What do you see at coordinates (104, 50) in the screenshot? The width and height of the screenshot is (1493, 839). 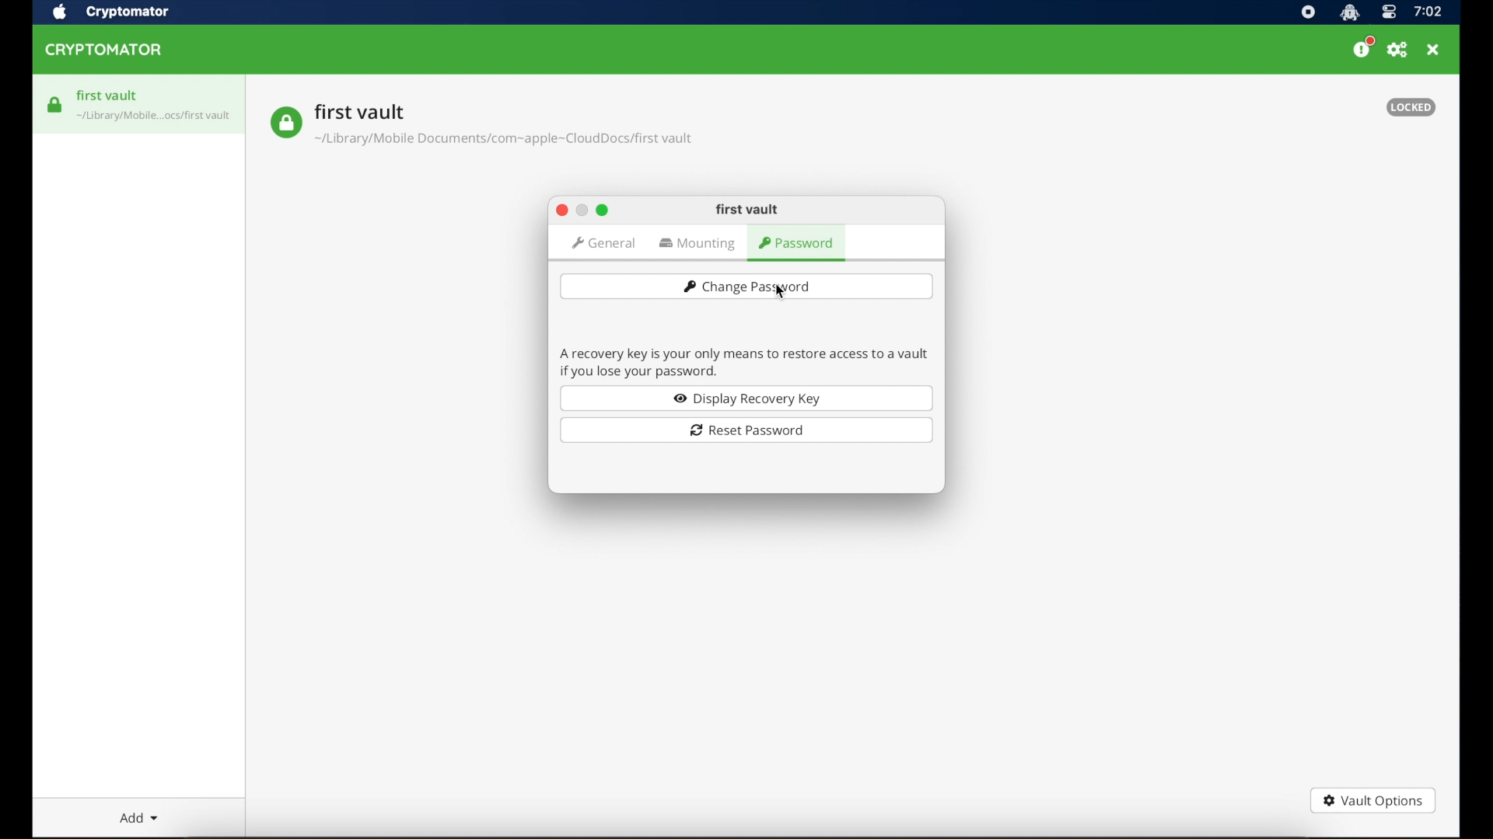 I see `cryptomator` at bounding box center [104, 50].